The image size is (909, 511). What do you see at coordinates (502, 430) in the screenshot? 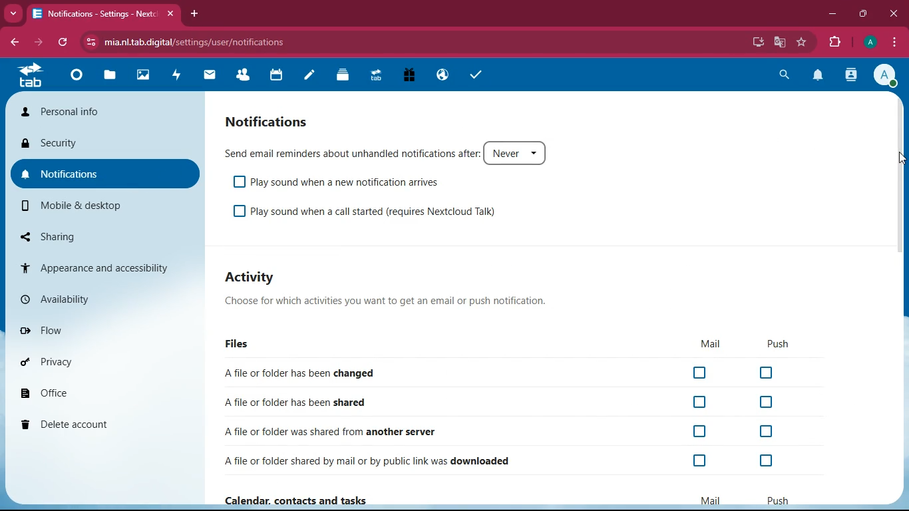
I see `A file or folder was shared from another server` at bounding box center [502, 430].